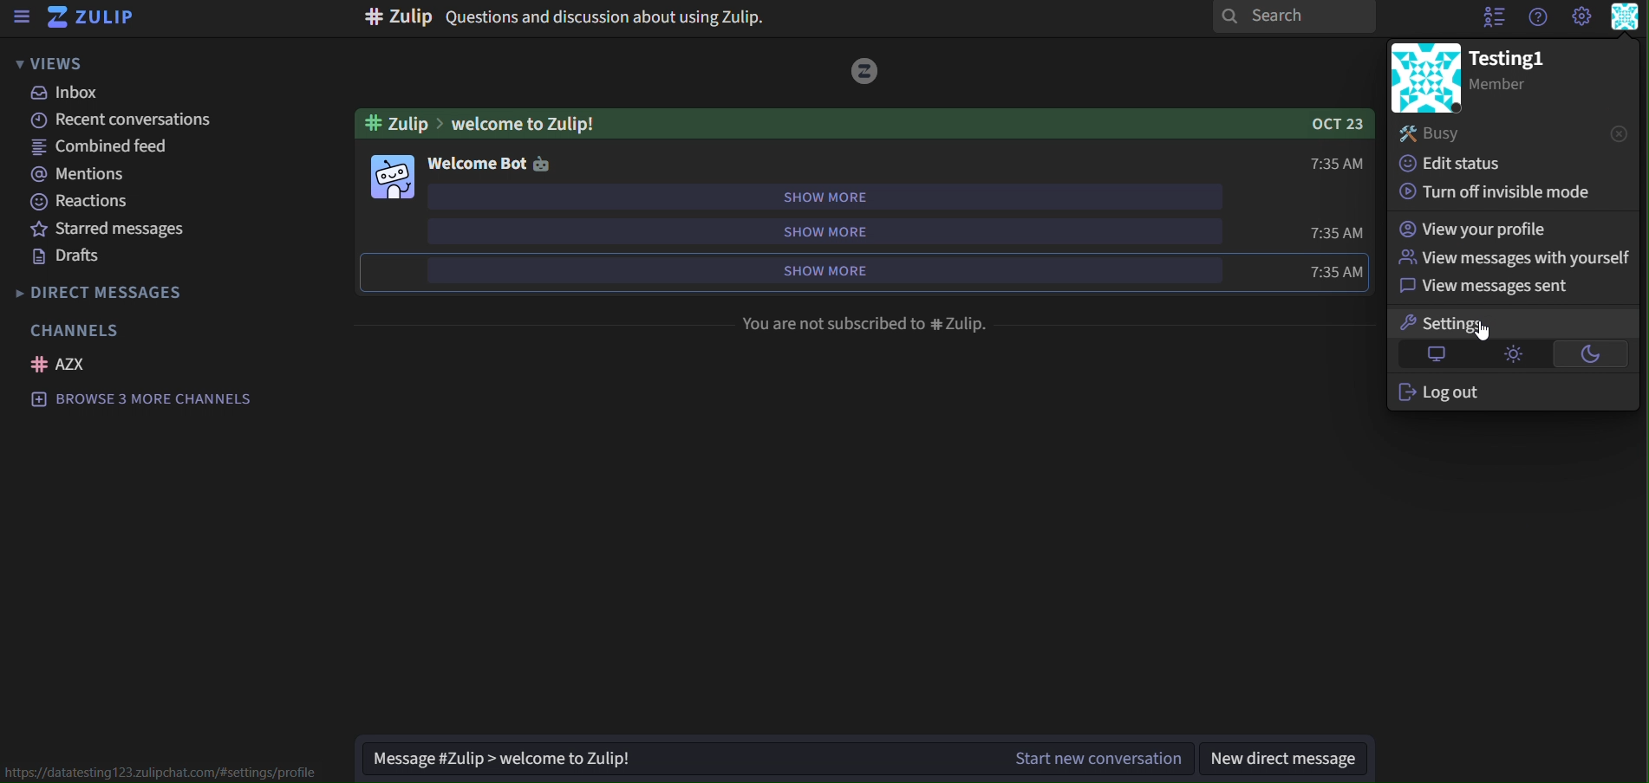  I want to click on #Zulip >, so click(401, 126).